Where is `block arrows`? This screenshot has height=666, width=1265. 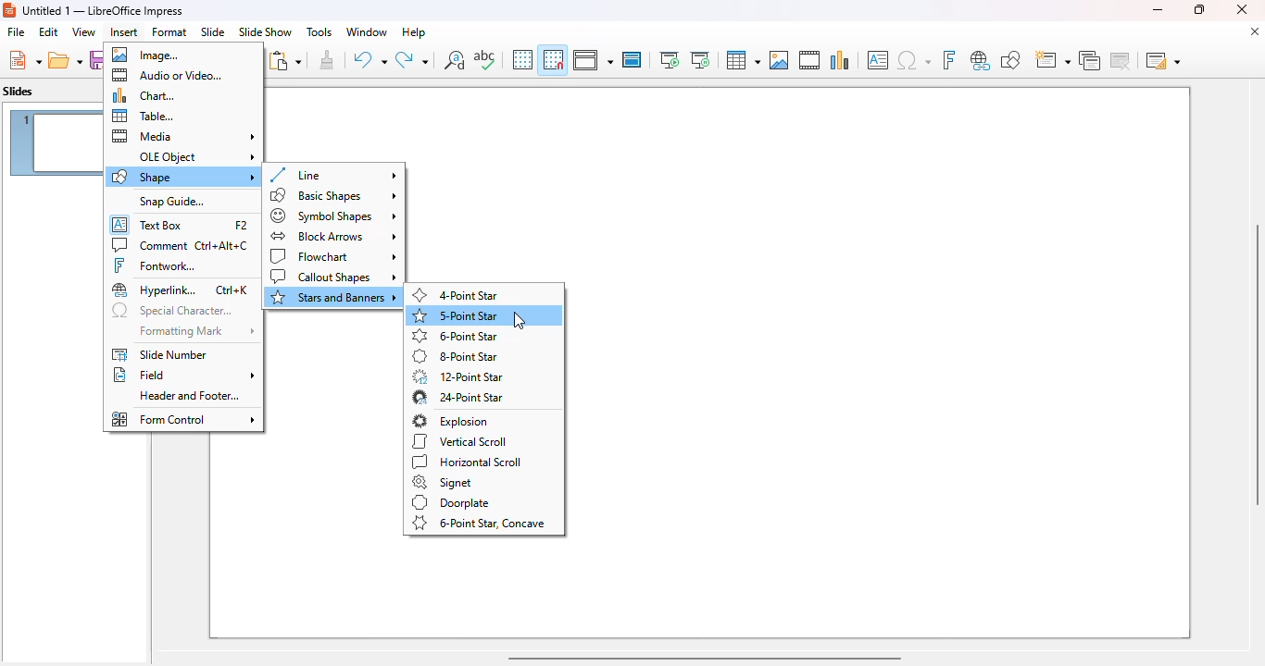 block arrows is located at coordinates (333, 236).